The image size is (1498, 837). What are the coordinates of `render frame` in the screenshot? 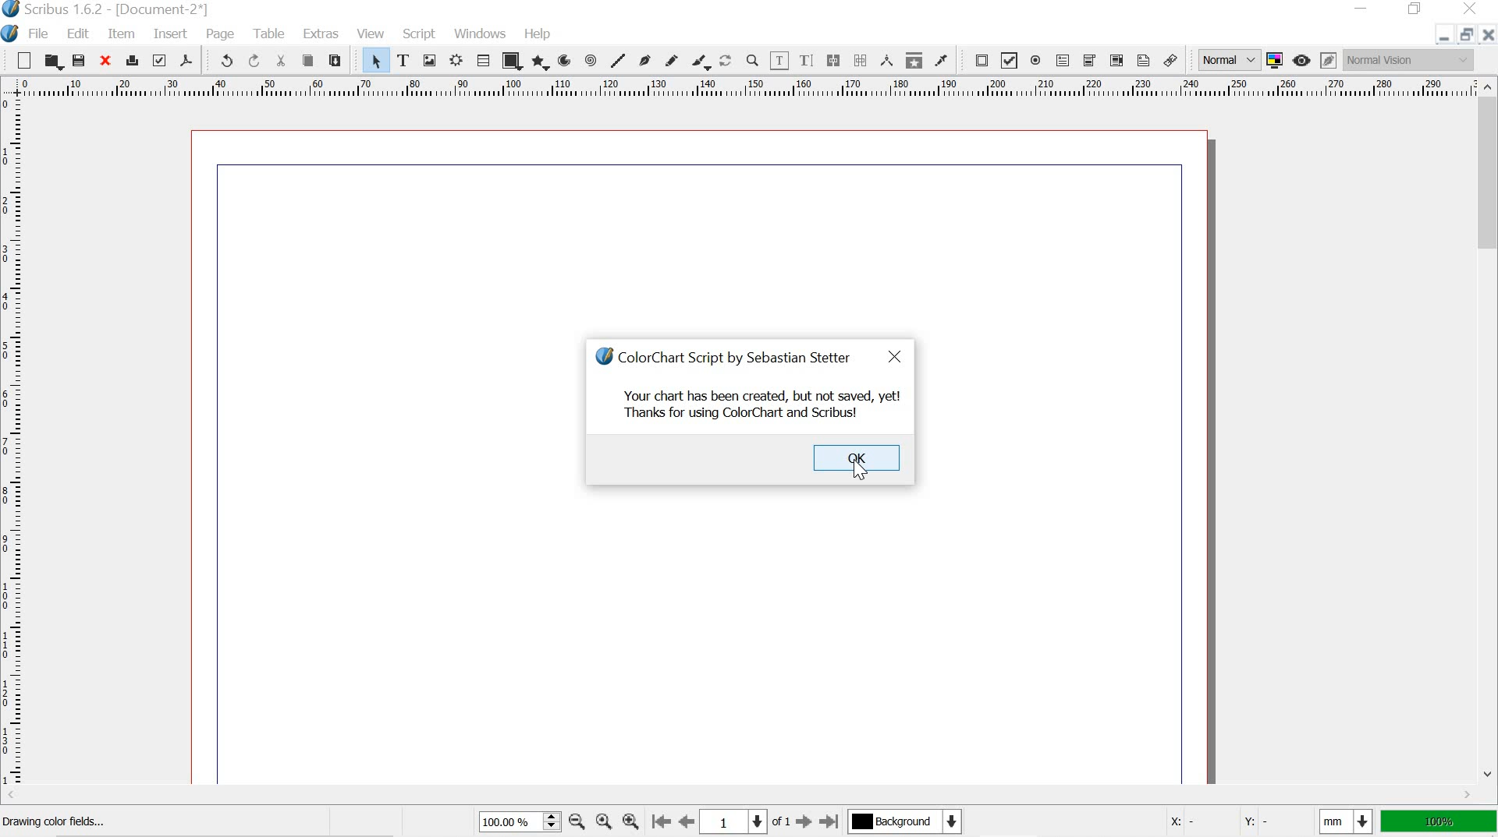 It's located at (458, 60).